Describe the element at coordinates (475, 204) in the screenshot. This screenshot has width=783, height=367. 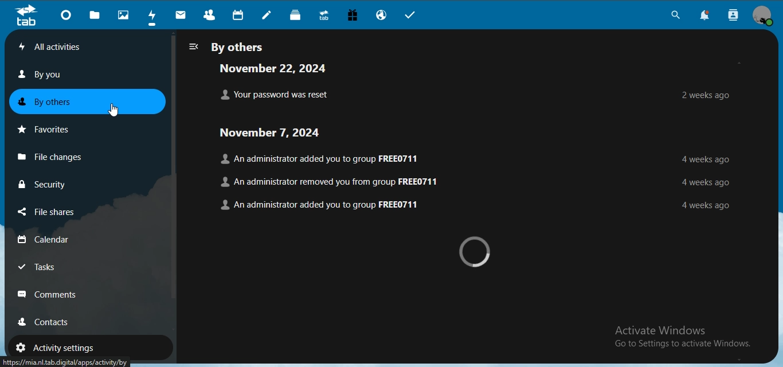
I see `An administrator added you to group FREEO711 4 weeks ago` at that location.